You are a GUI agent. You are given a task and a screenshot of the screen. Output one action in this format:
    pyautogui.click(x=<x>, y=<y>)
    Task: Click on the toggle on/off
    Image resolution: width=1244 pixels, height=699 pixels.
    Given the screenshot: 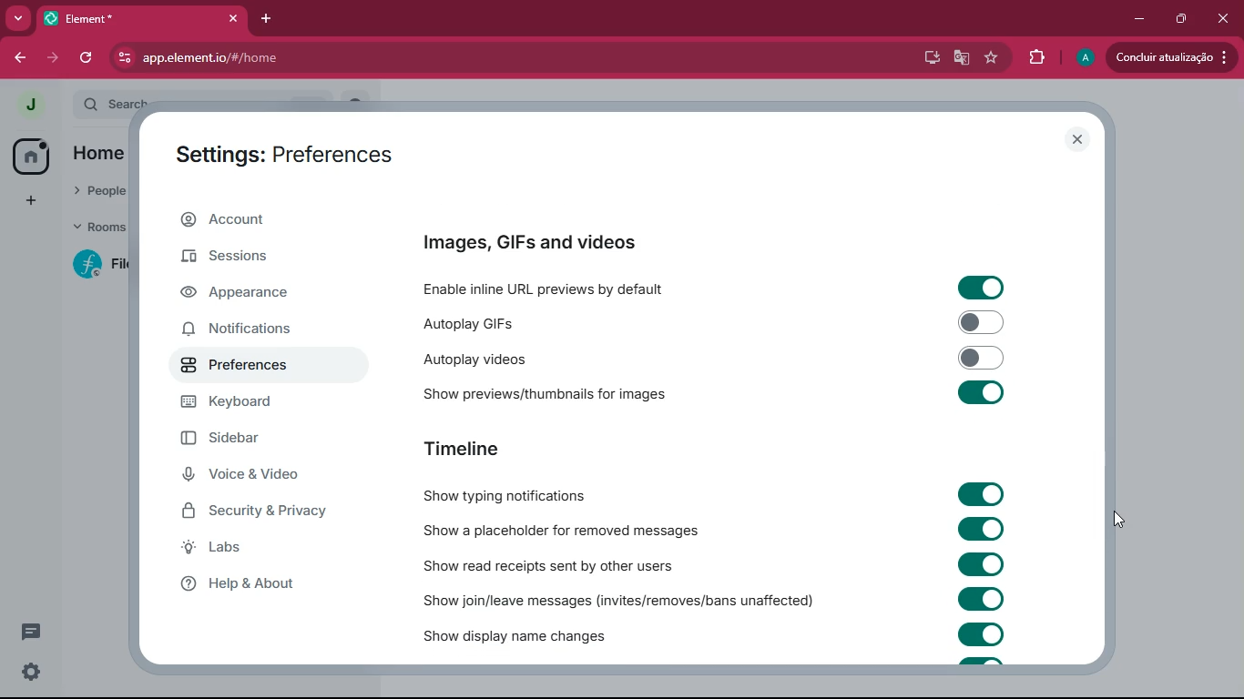 What is the action you would take?
    pyautogui.click(x=982, y=599)
    